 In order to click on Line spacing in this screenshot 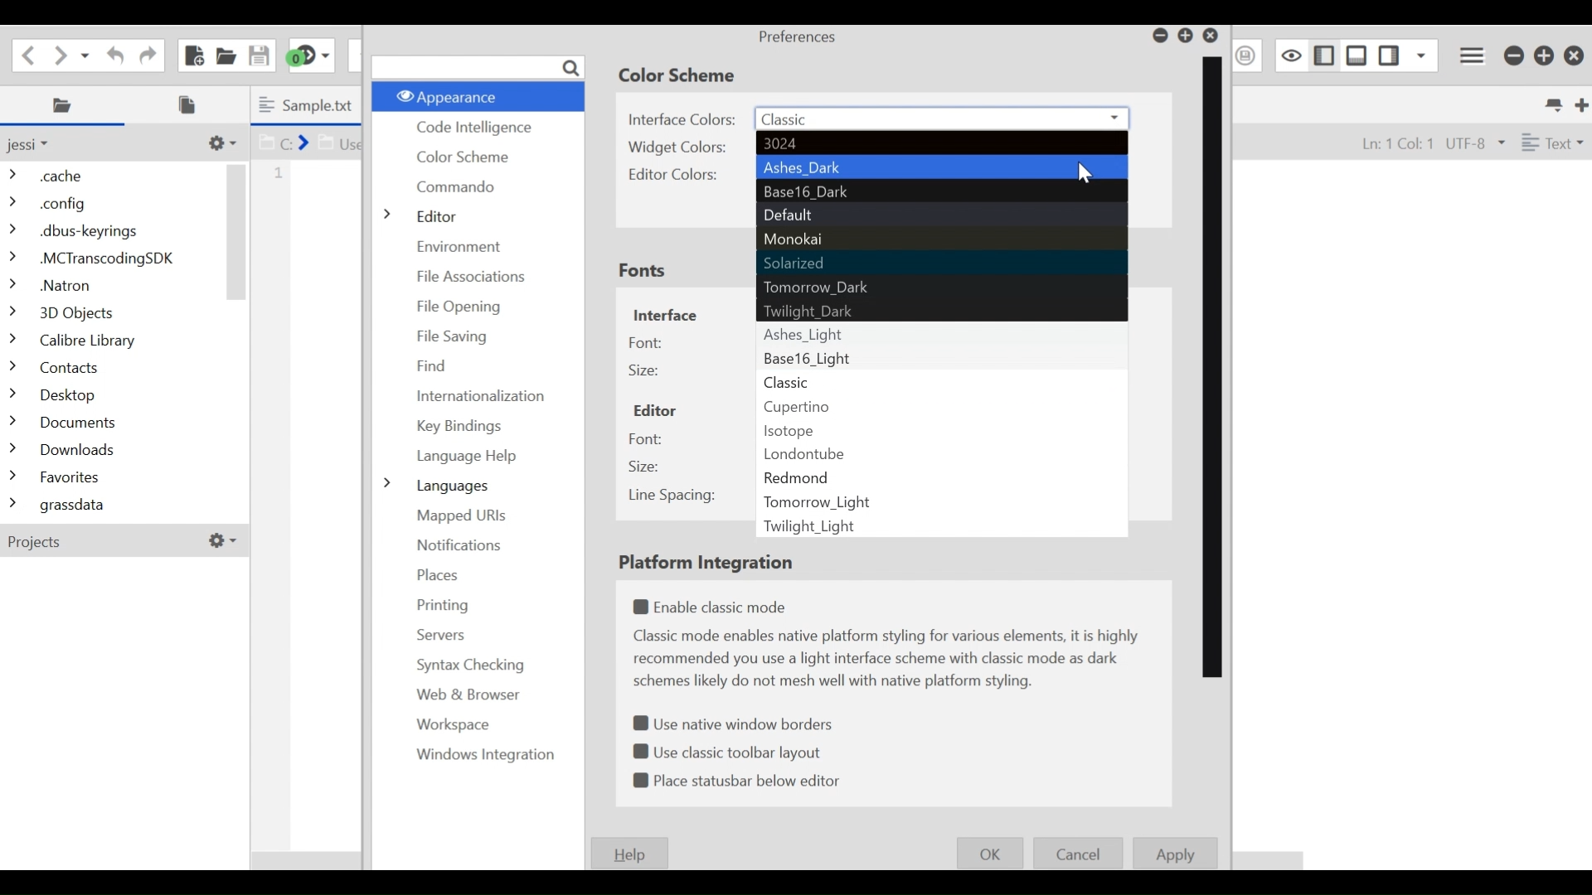, I will do `click(672, 497)`.